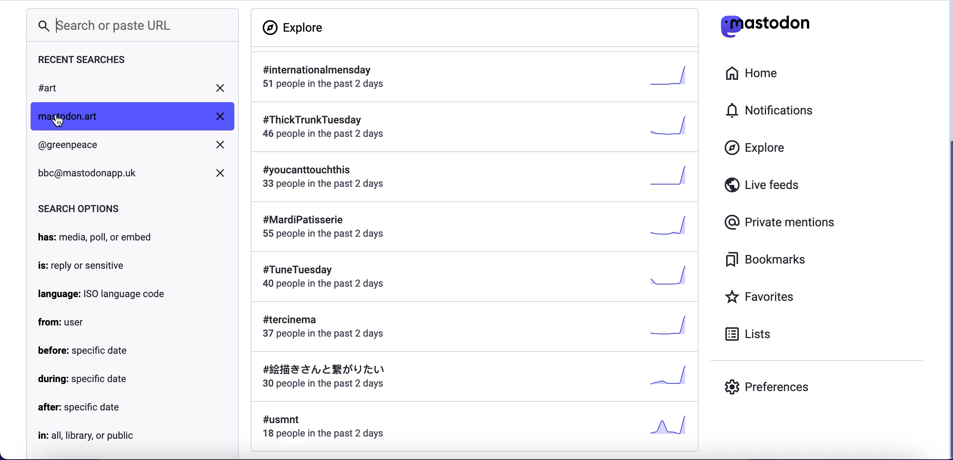 The width and height of the screenshot is (953, 460). What do you see at coordinates (753, 75) in the screenshot?
I see `home` at bounding box center [753, 75].